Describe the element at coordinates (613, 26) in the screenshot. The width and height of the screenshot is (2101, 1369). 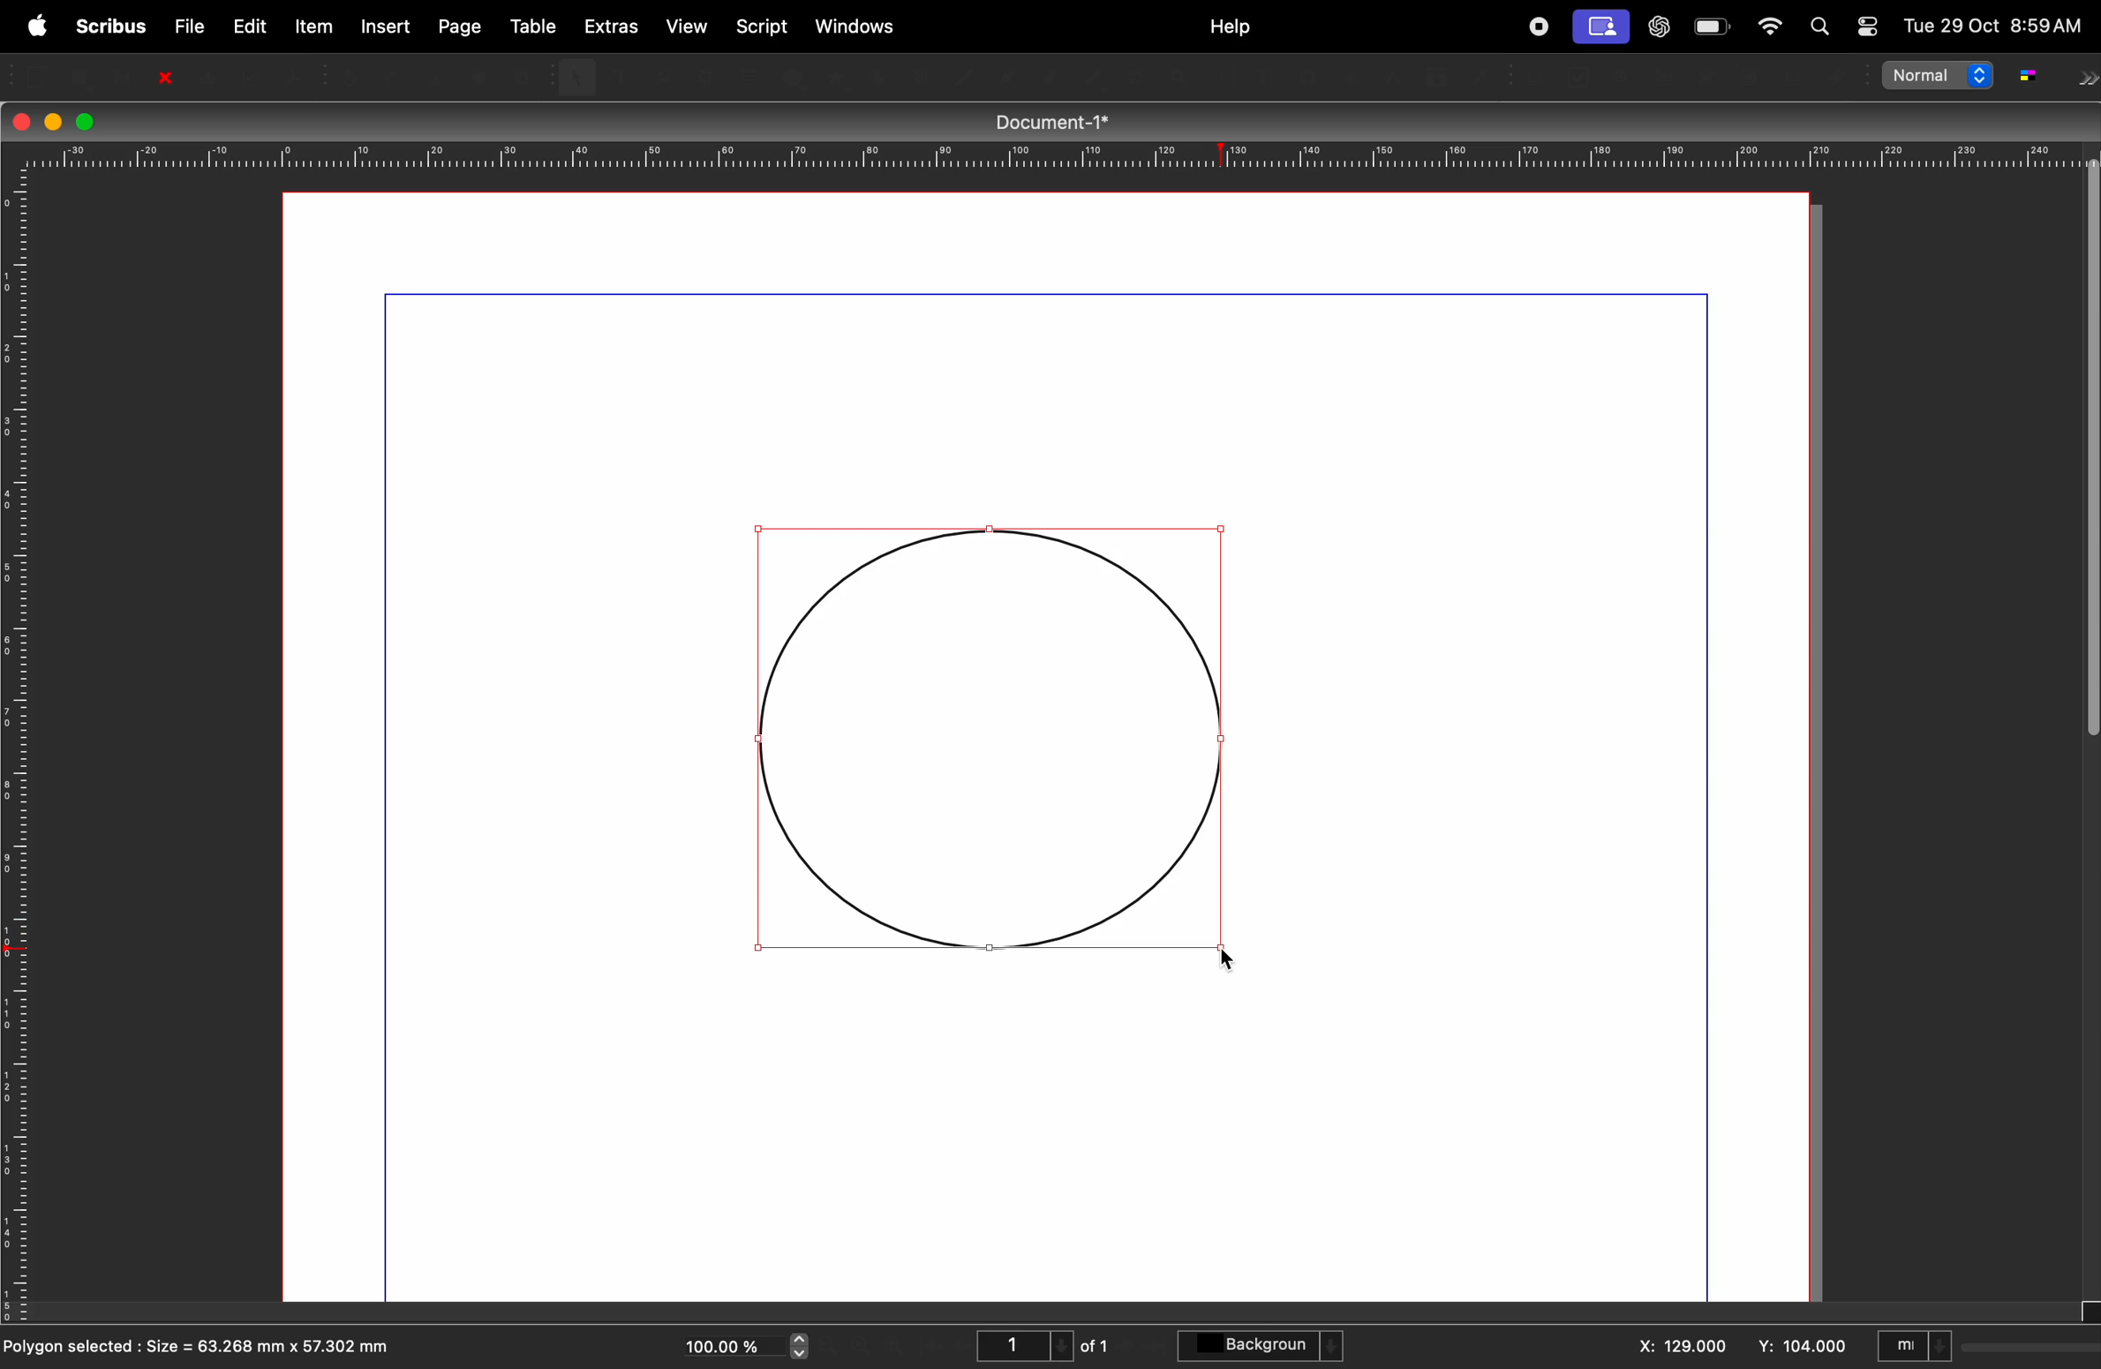
I see `extras` at that location.